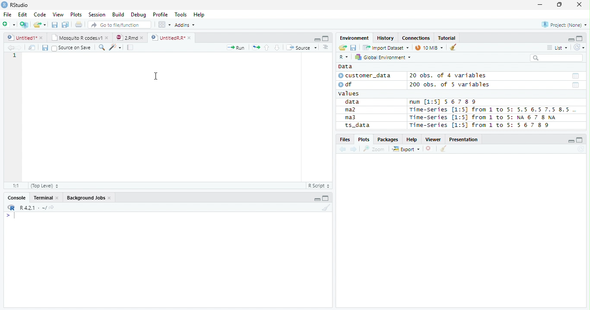 The width and height of the screenshot is (590, 310). What do you see at coordinates (54, 24) in the screenshot?
I see `Save` at bounding box center [54, 24].